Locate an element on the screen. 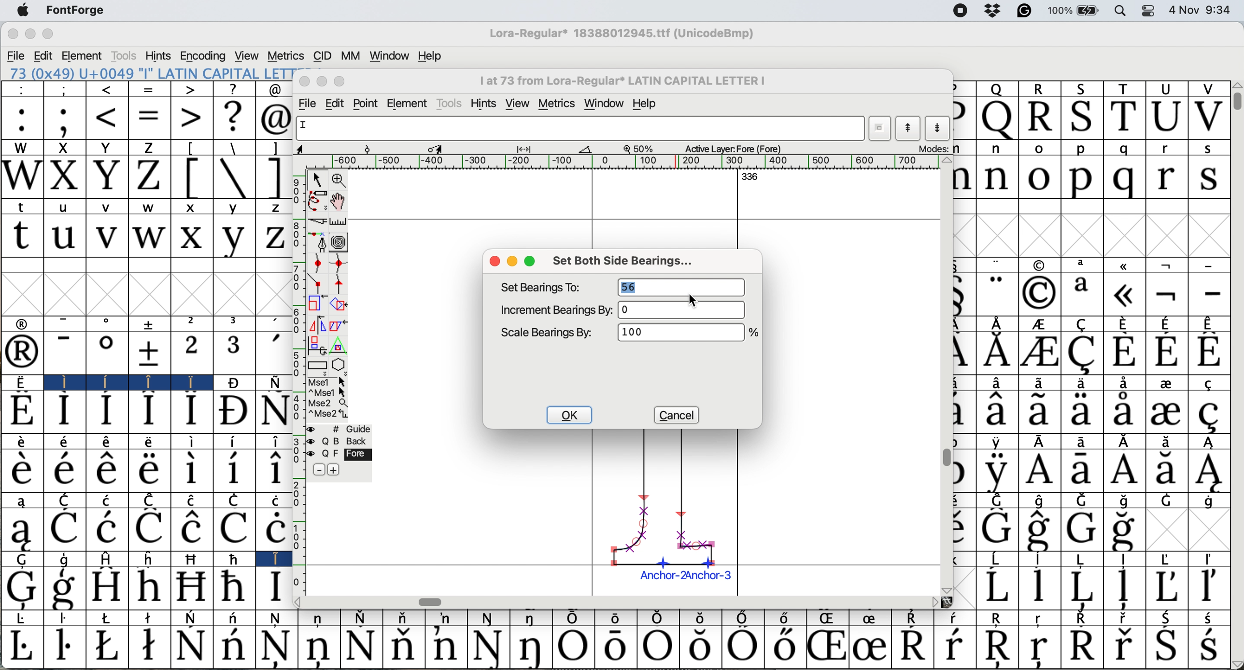 The height and width of the screenshot is (670, 1244). Symbol is located at coordinates (1086, 442).